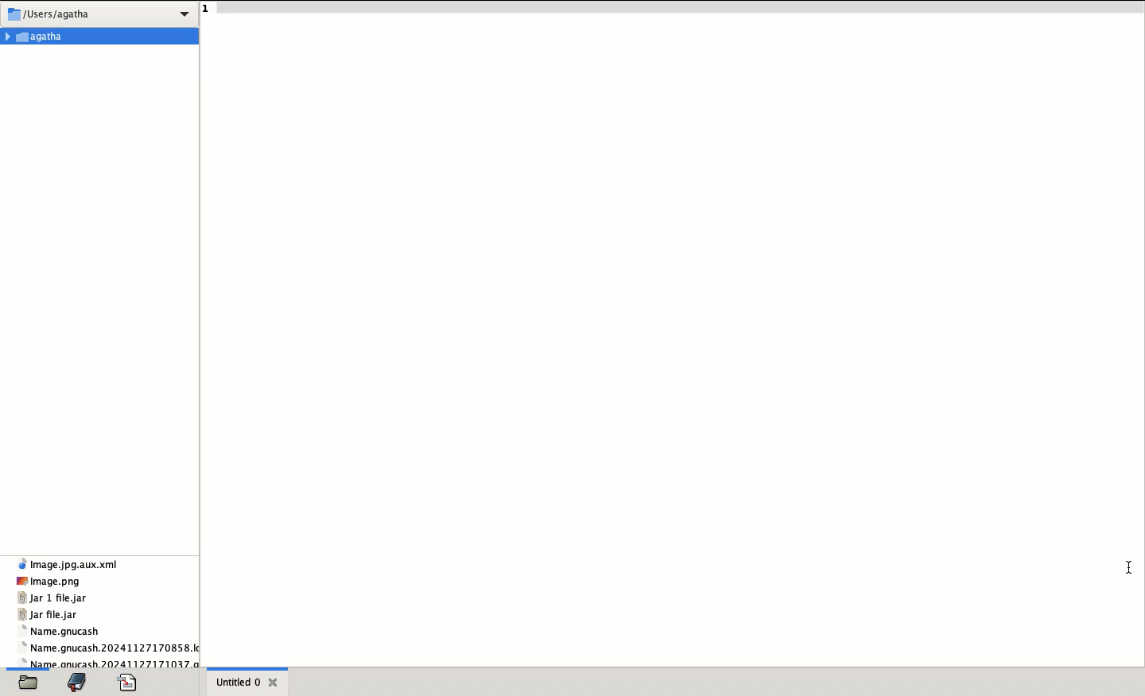 Image resolution: width=1145 pixels, height=696 pixels. What do you see at coordinates (236, 682) in the screenshot?
I see `untitled` at bounding box center [236, 682].